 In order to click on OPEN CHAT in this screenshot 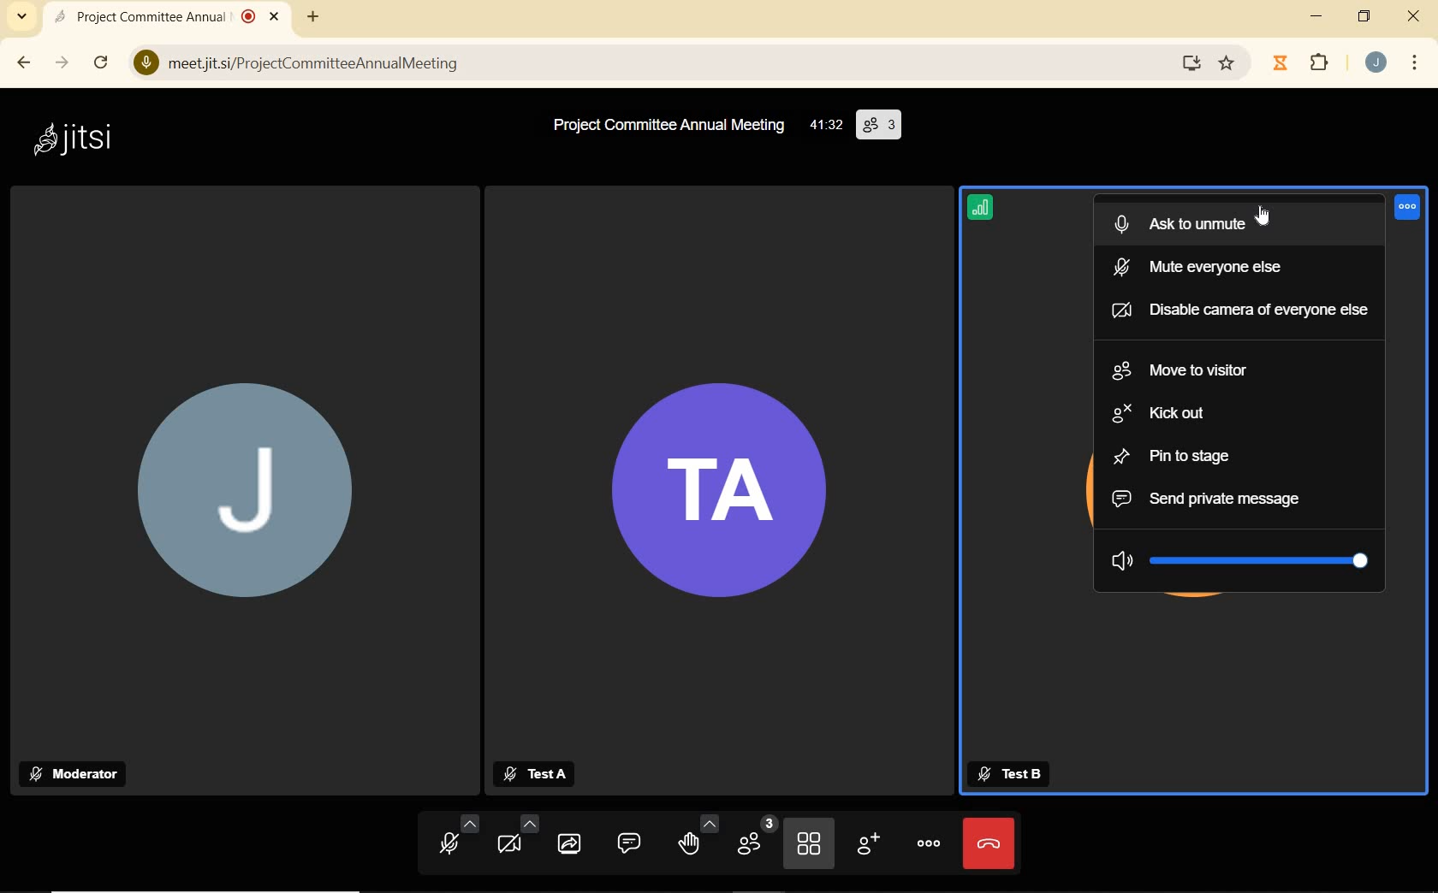, I will do `click(625, 843)`.